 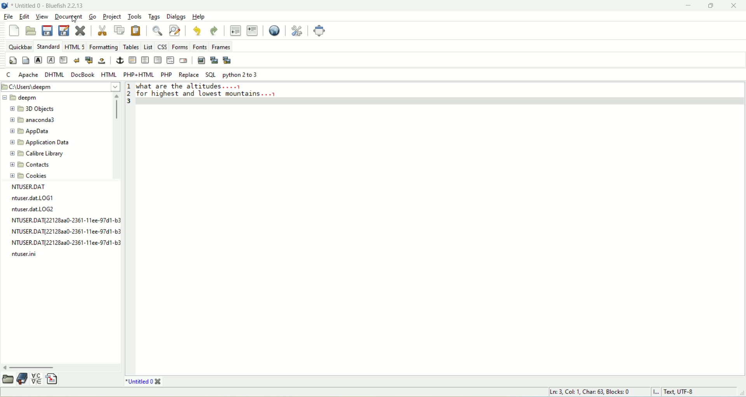 What do you see at coordinates (161, 45) in the screenshot?
I see `CSS` at bounding box center [161, 45].